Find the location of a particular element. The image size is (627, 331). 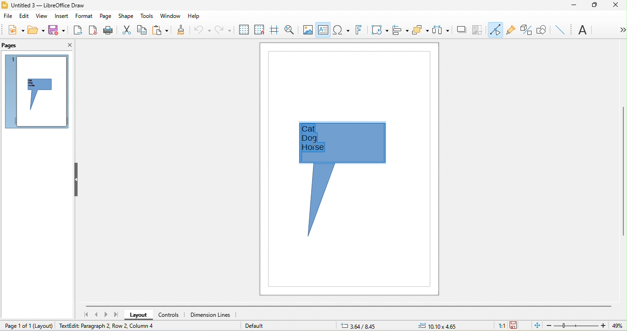

pages is located at coordinates (11, 45).